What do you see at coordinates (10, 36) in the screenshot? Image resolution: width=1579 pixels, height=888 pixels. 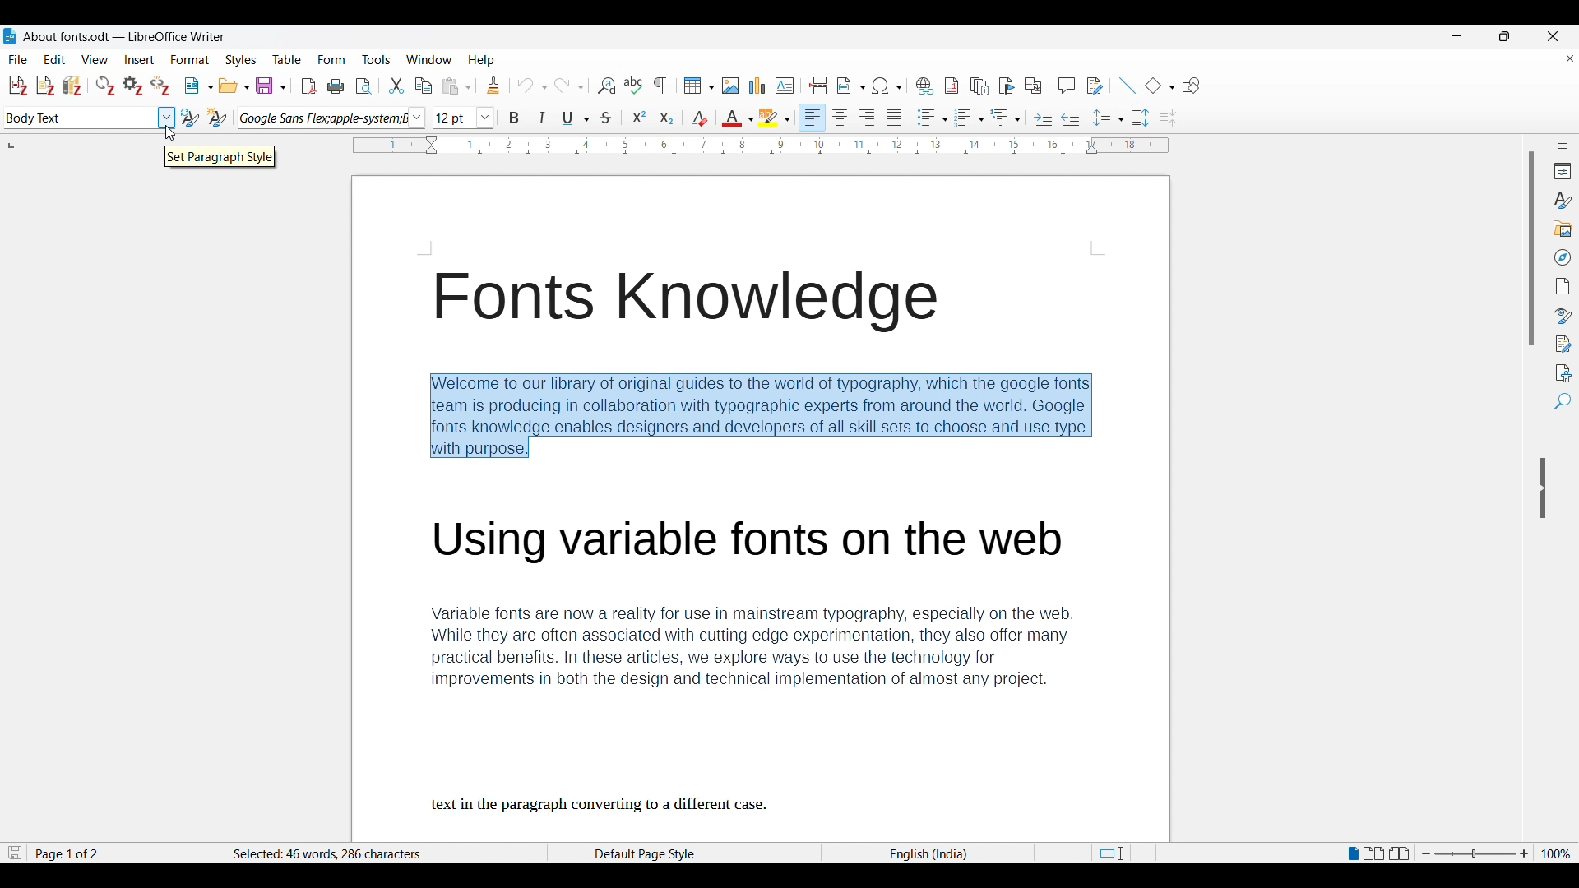 I see `Software logo` at bounding box center [10, 36].